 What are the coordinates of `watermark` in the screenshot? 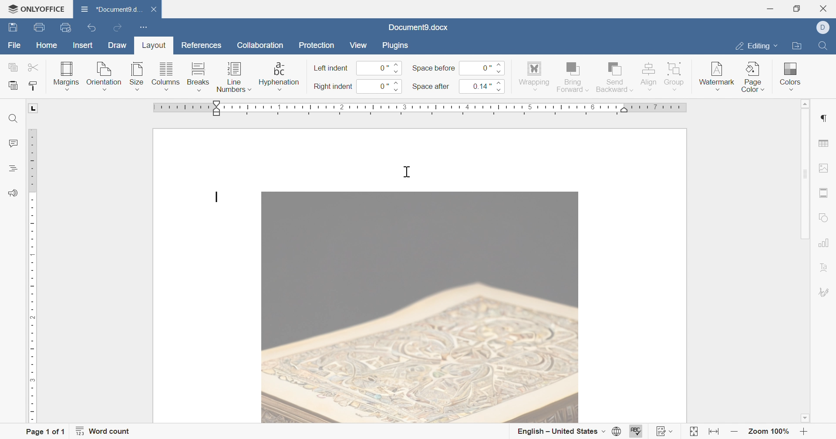 It's located at (716, 74).